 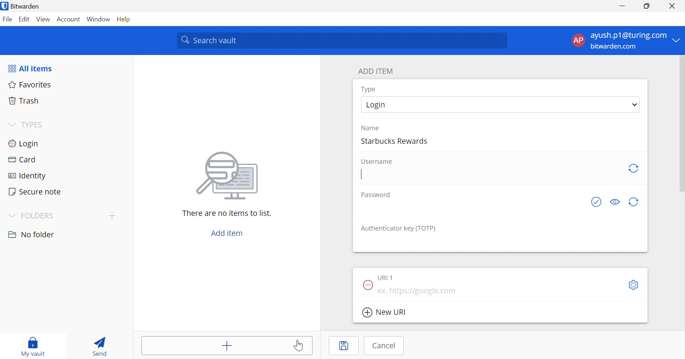 What do you see at coordinates (126, 20) in the screenshot?
I see `Help` at bounding box center [126, 20].